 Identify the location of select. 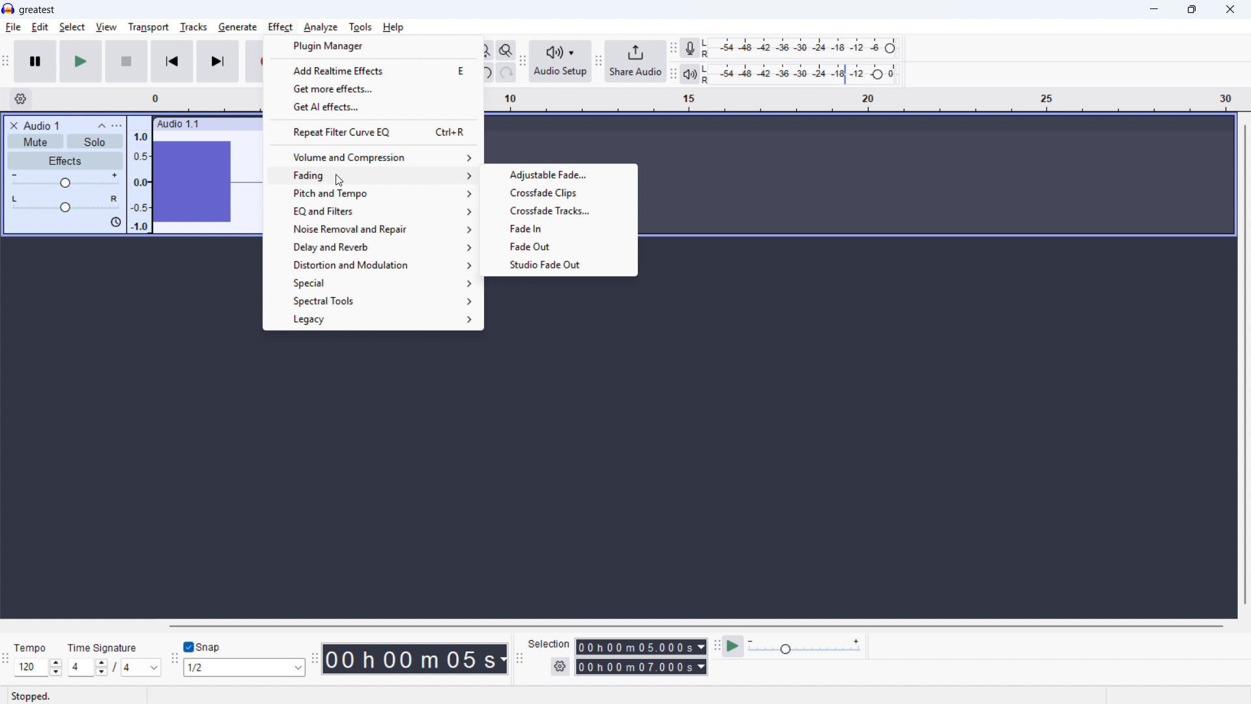
(72, 27).